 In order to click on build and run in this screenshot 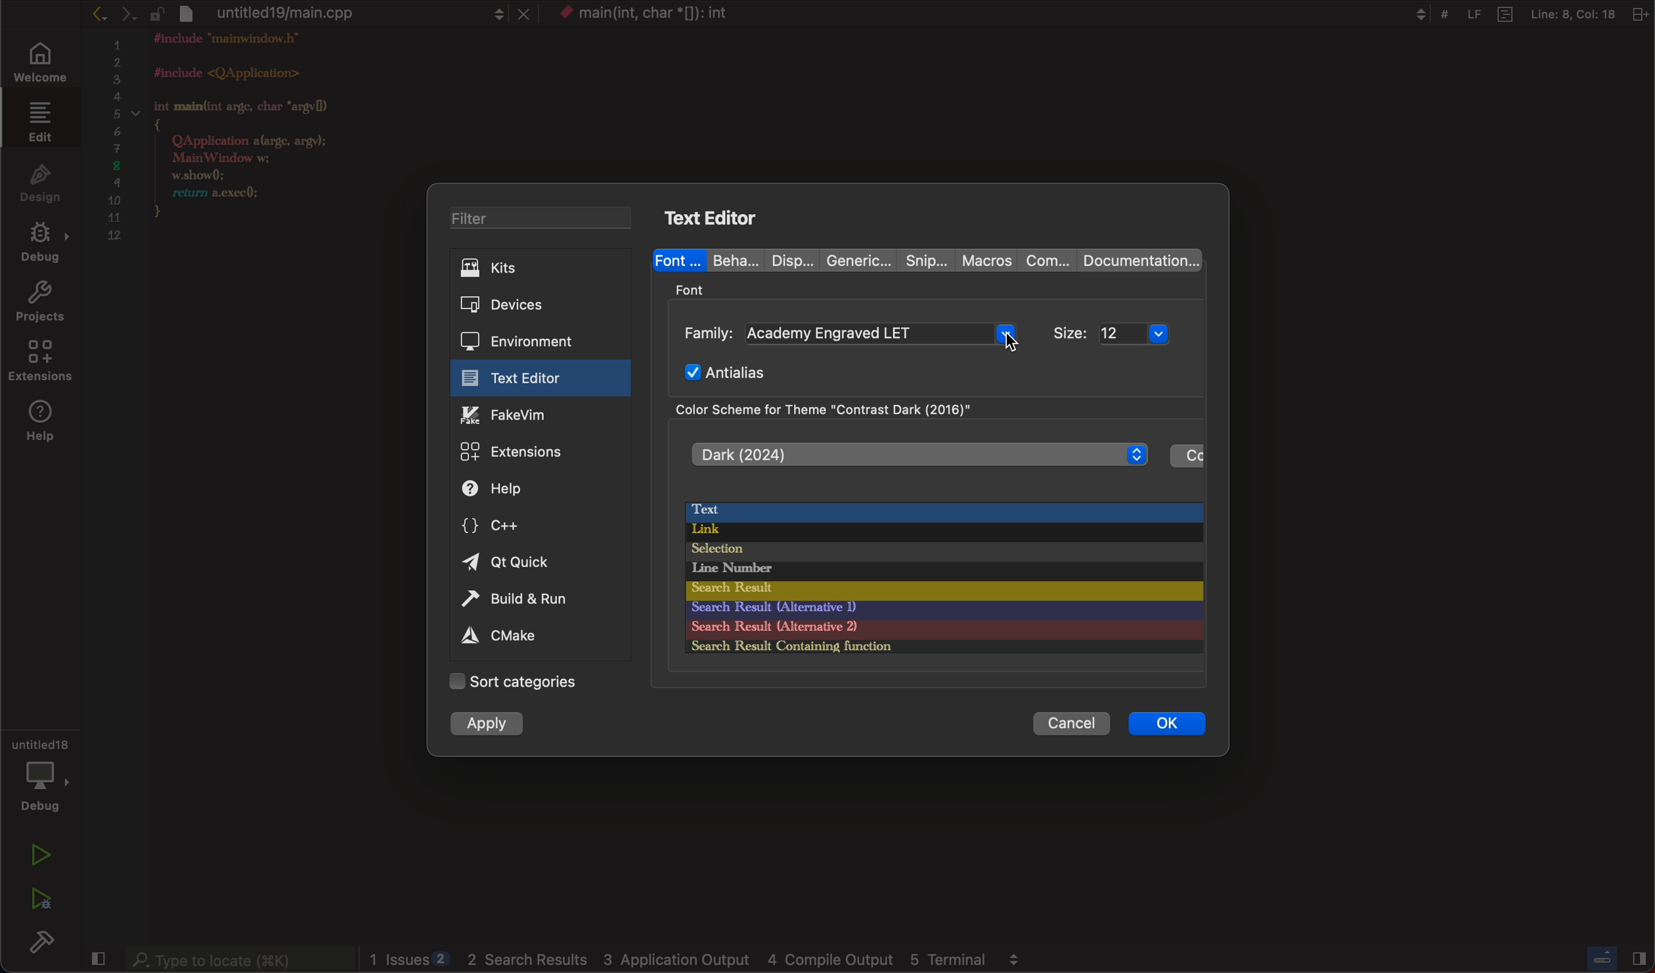, I will do `click(530, 601)`.